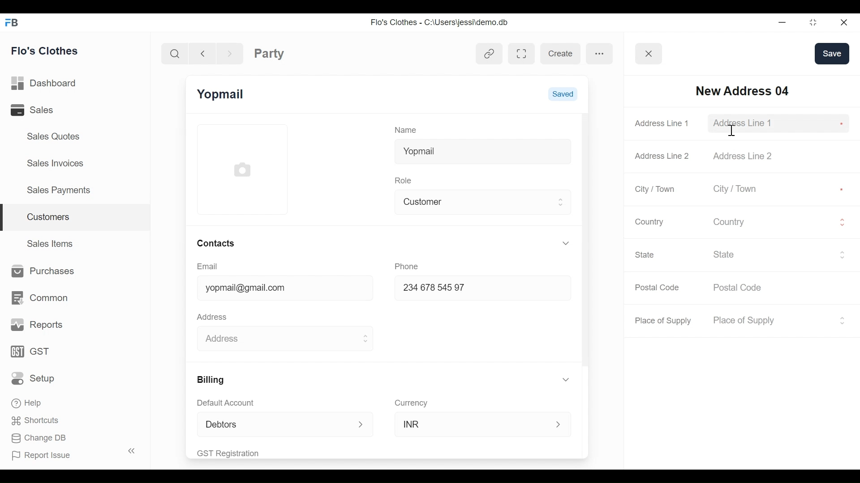  I want to click on Asterisk, so click(840, 123).